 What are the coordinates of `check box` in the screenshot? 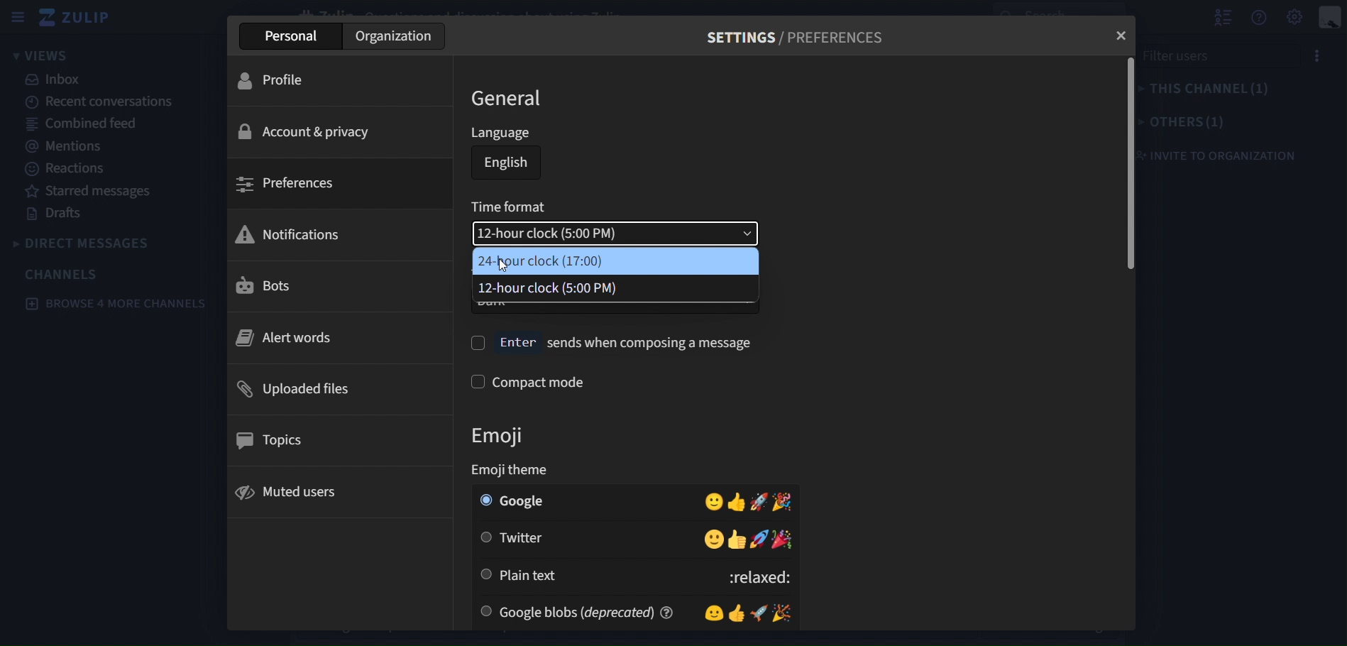 It's located at (473, 381).